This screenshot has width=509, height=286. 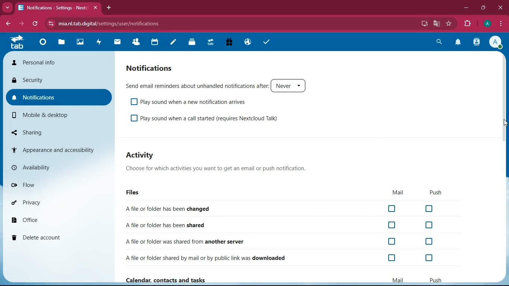 I want to click on sharing, so click(x=60, y=132).